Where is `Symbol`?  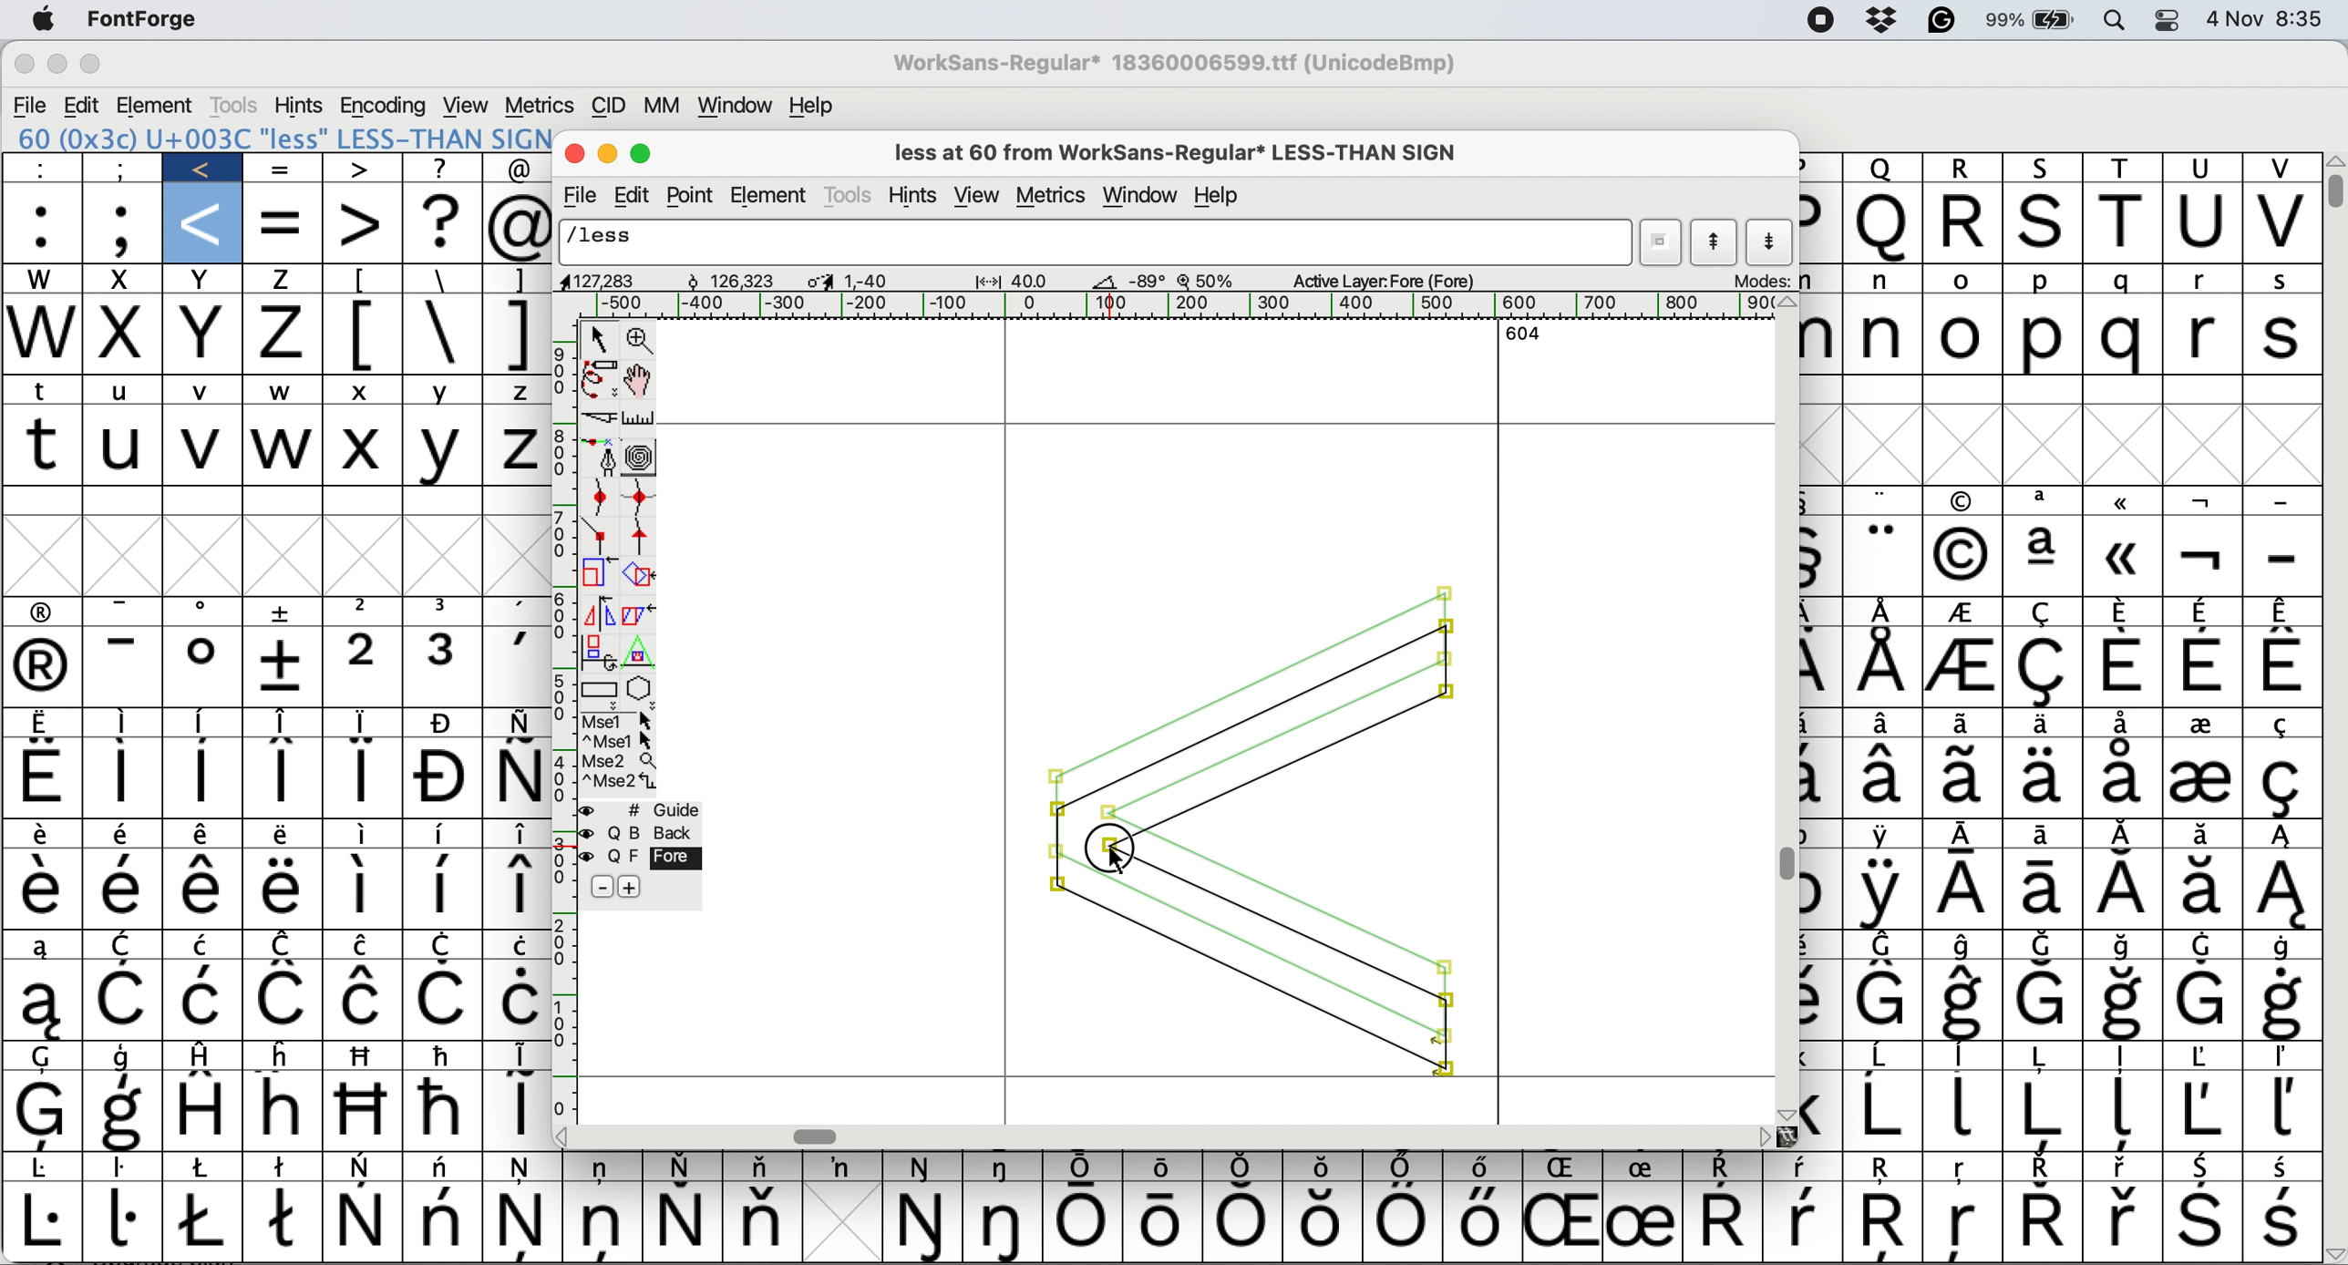 Symbol is located at coordinates (2044, 1222).